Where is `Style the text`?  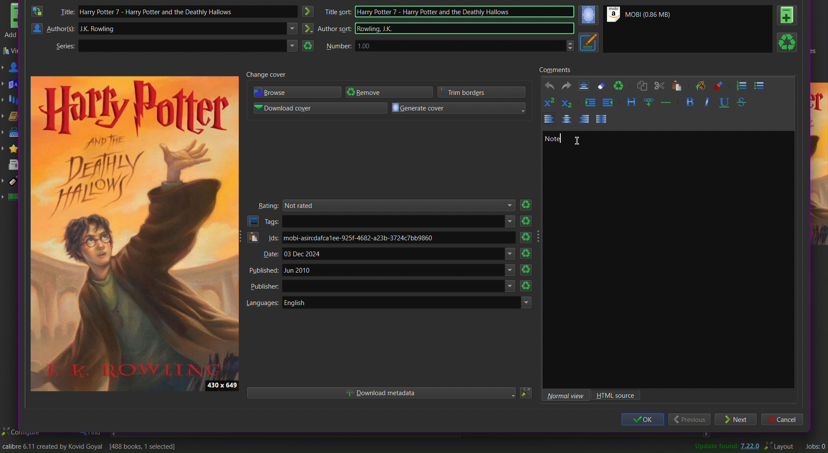
Style the text is located at coordinates (632, 102).